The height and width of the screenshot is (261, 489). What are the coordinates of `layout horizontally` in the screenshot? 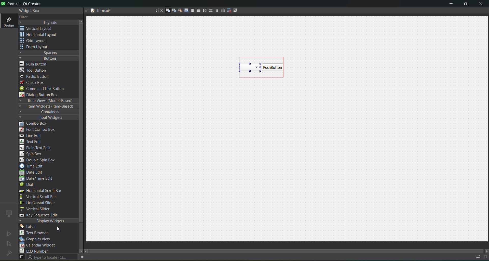 It's located at (191, 11).